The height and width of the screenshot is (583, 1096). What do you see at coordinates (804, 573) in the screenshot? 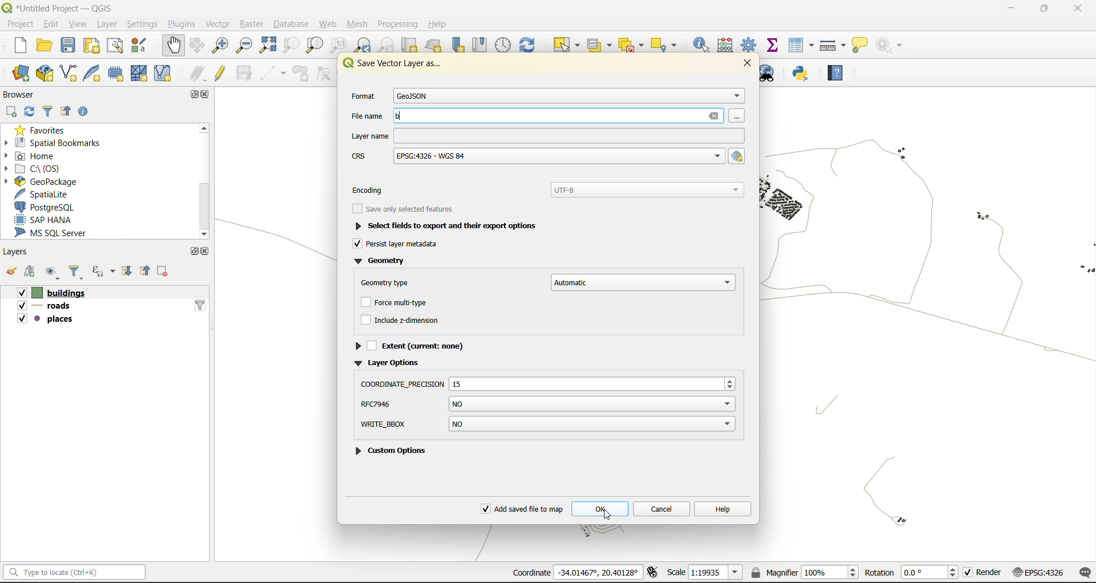
I see `magnifier` at bounding box center [804, 573].